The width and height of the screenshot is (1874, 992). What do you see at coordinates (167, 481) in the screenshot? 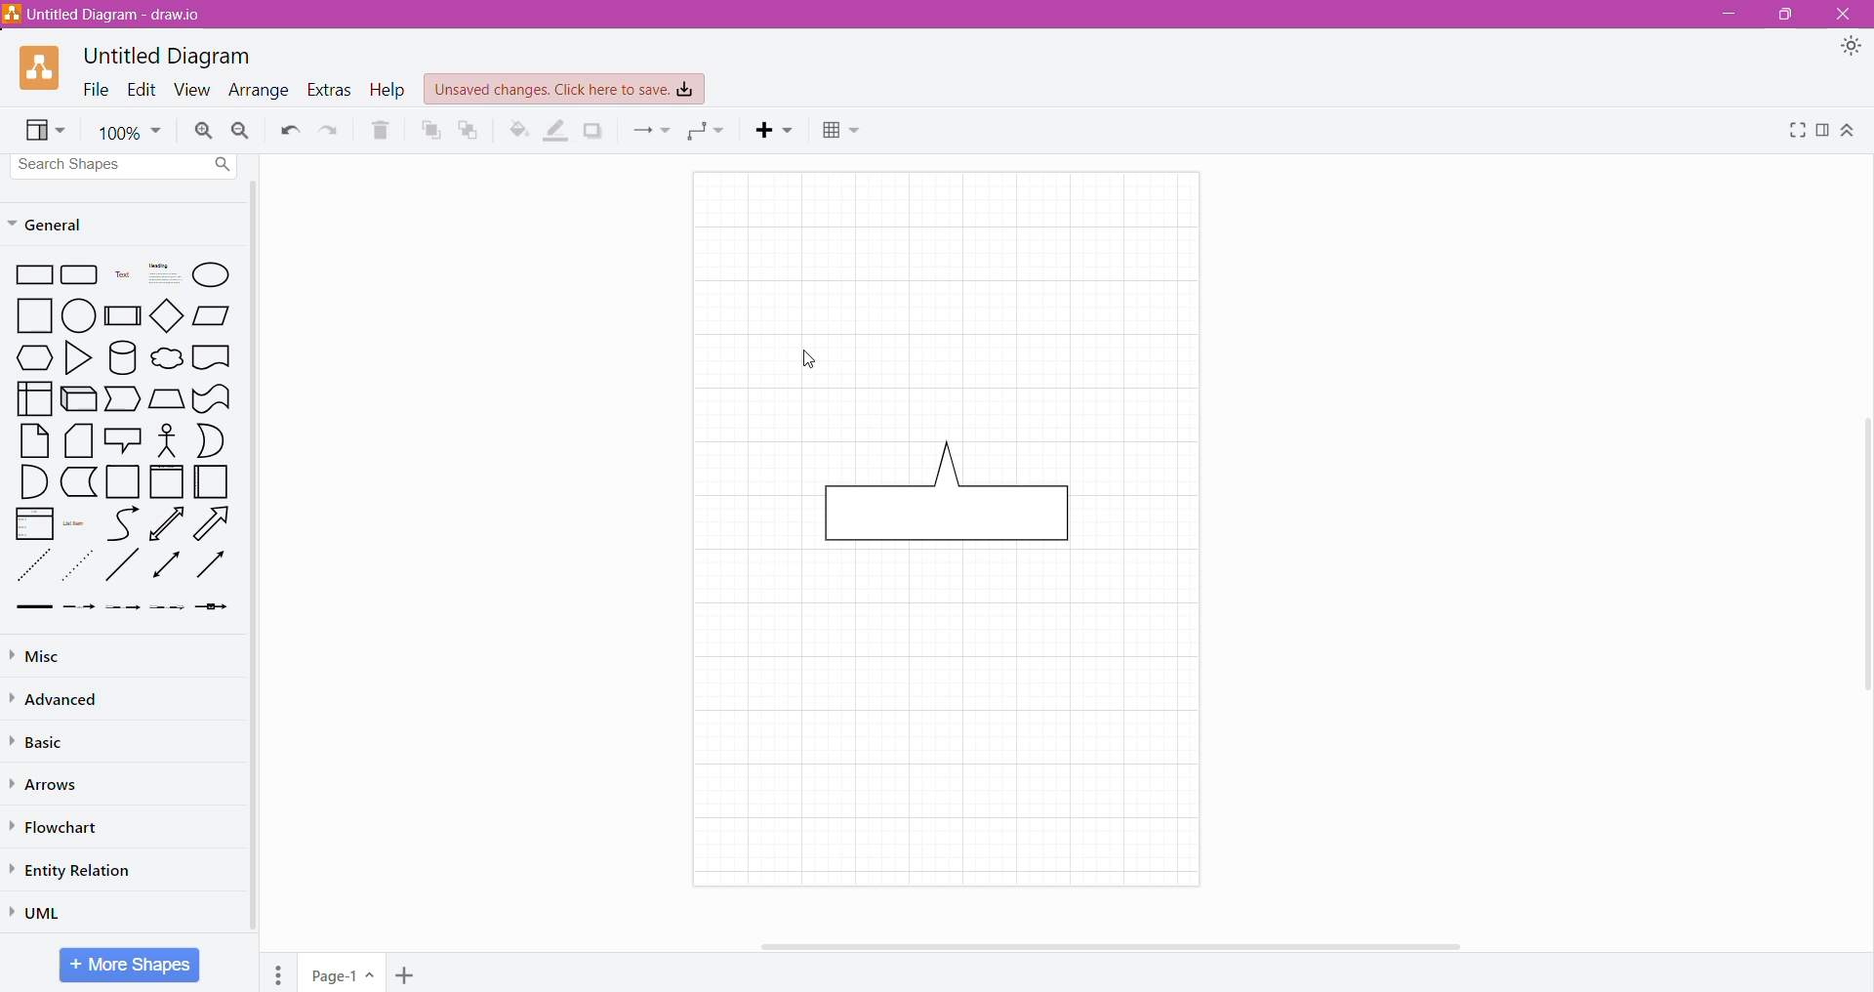
I see `frame` at bounding box center [167, 481].